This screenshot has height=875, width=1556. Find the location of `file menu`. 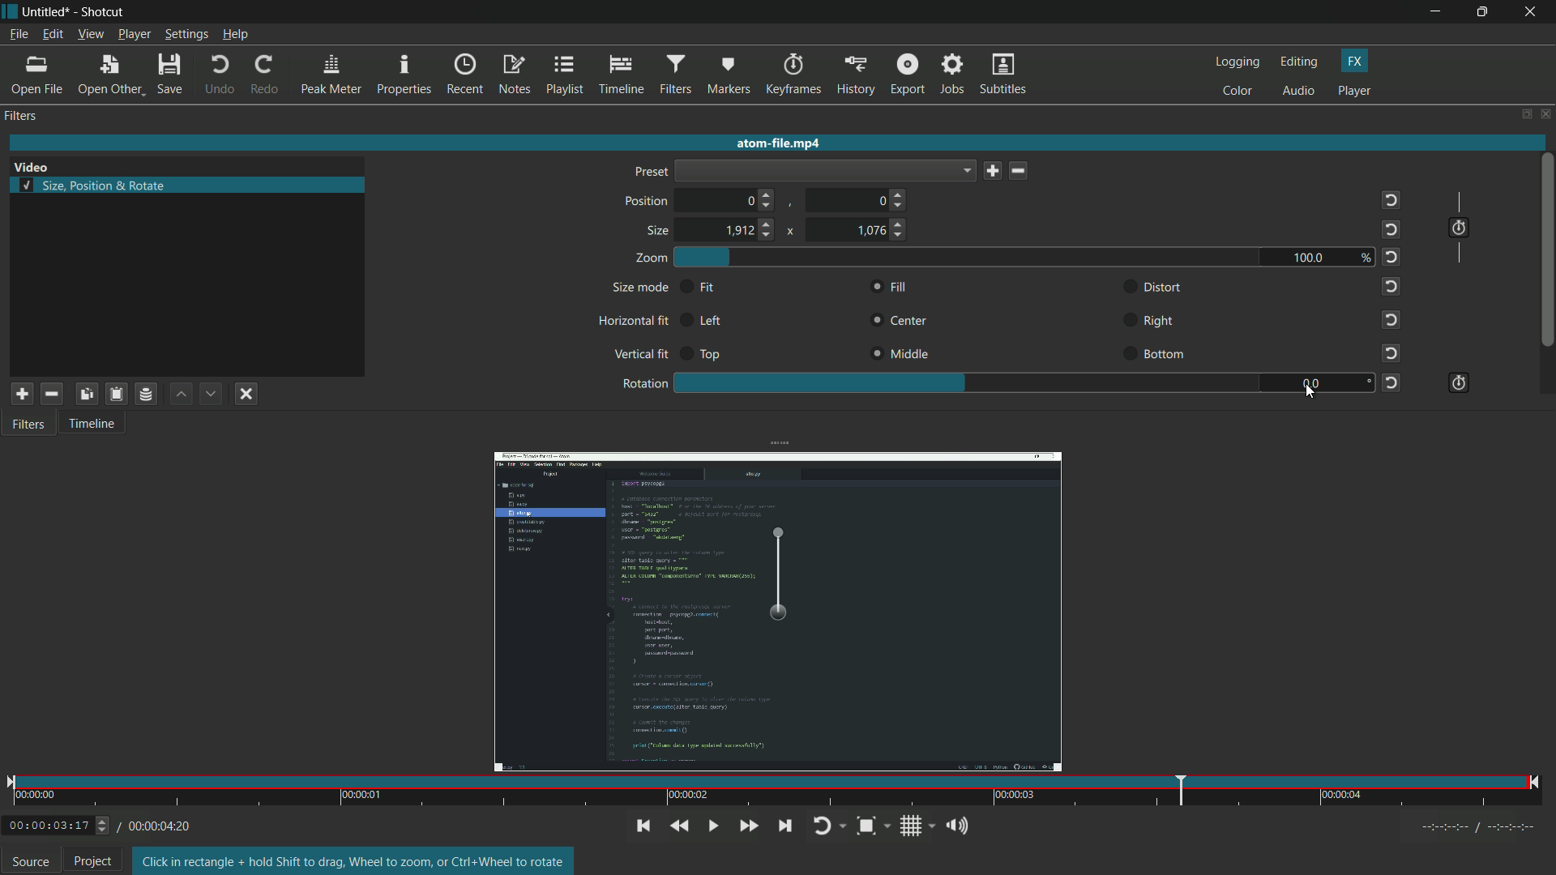

file menu is located at coordinates (20, 36).